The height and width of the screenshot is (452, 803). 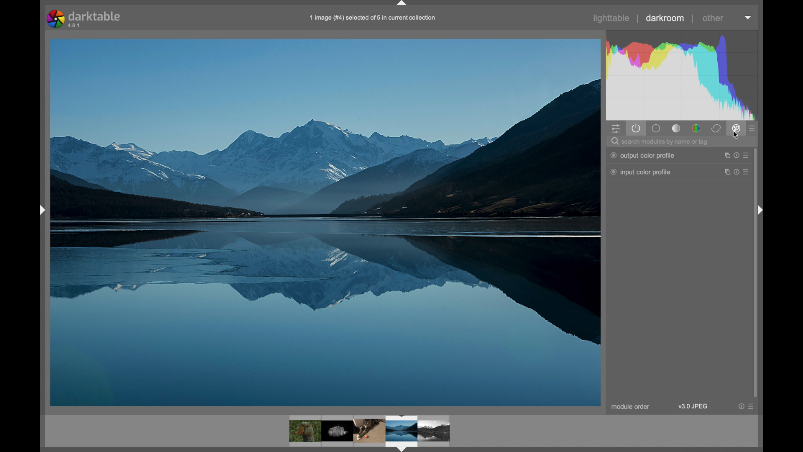 What do you see at coordinates (371, 432) in the screenshot?
I see `photo preview` at bounding box center [371, 432].